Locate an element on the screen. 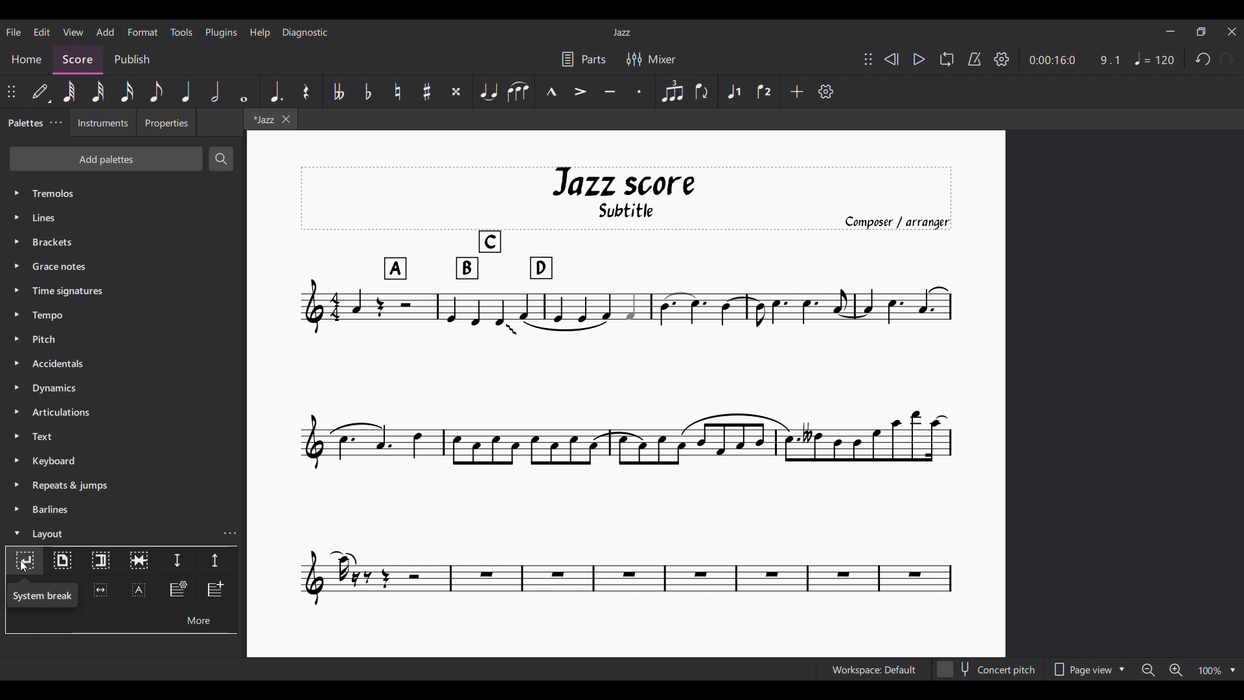  Palettes is located at coordinates (25, 124).